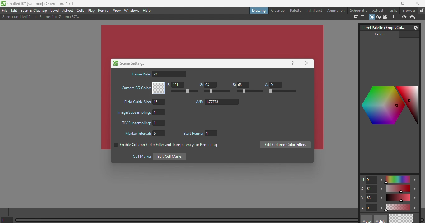 This screenshot has width=425, height=223. What do you see at coordinates (35, 11) in the screenshot?
I see `Scan & Cleanup` at bounding box center [35, 11].